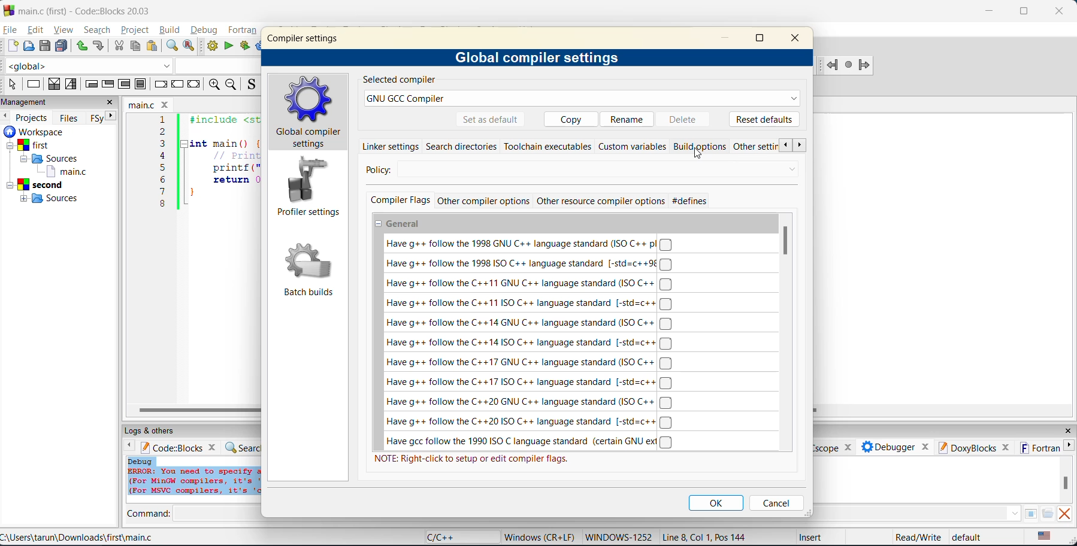 The width and height of the screenshot is (1077, 546). Describe the element at coordinates (204, 31) in the screenshot. I see `debug` at that location.